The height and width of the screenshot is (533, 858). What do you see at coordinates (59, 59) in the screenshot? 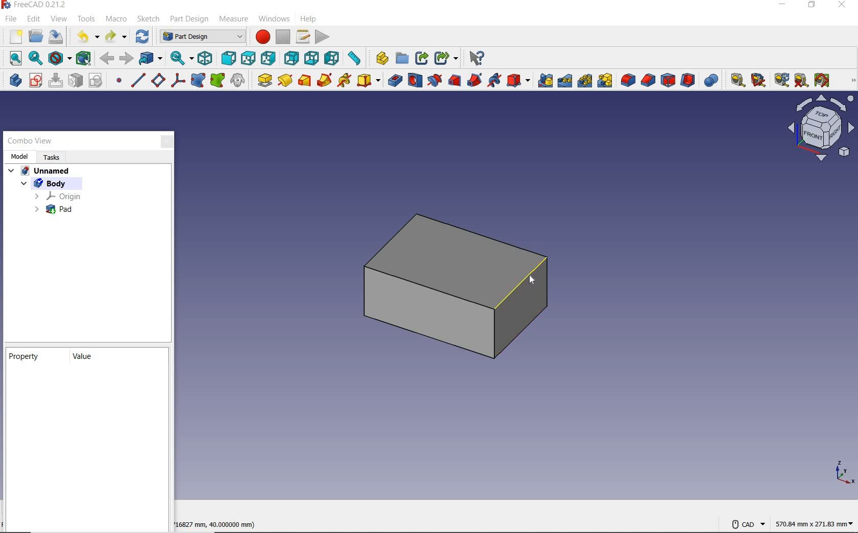
I see `draw style` at bounding box center [59, 59].